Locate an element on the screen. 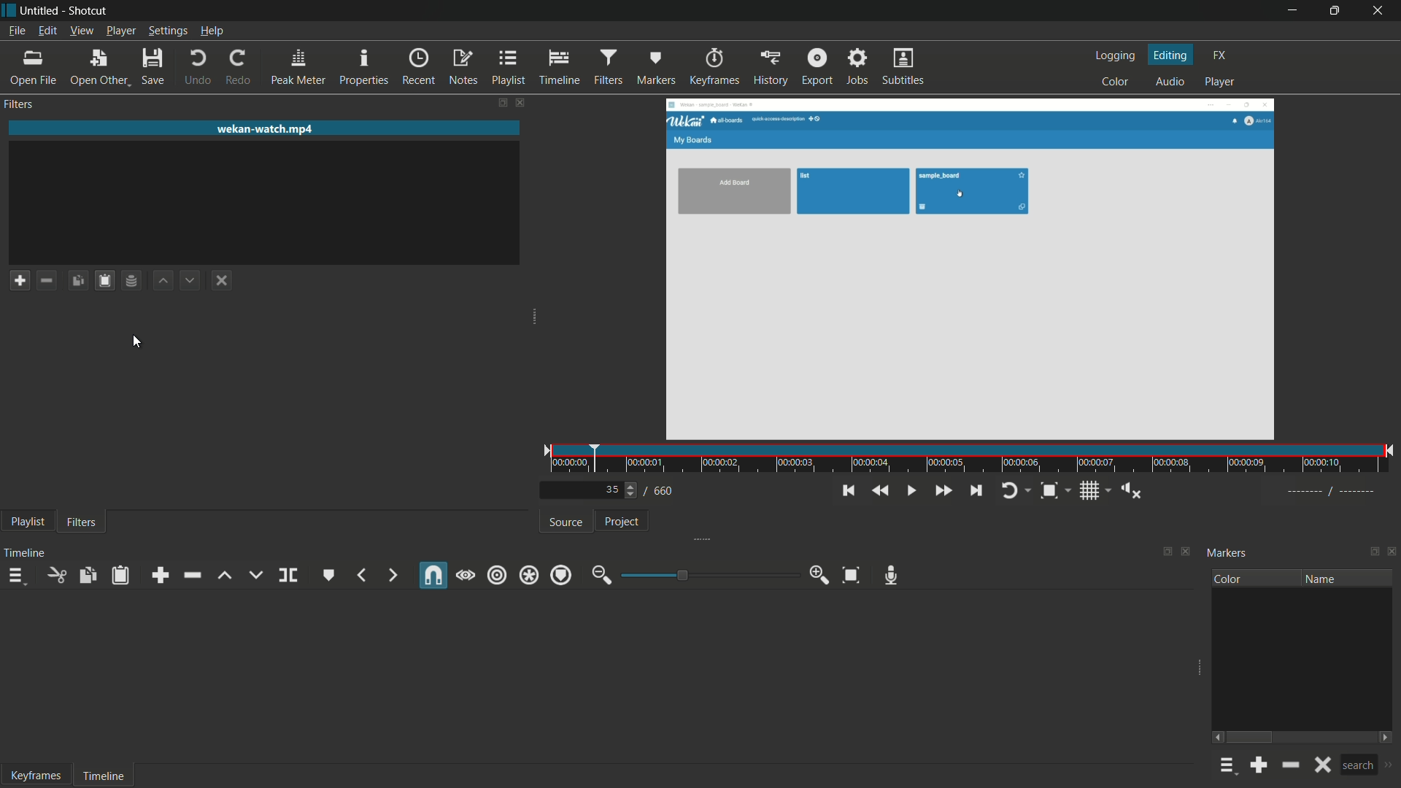 The height and width of the screenshot is (788, 1401). keyframes is located at coordinates (714, 68).